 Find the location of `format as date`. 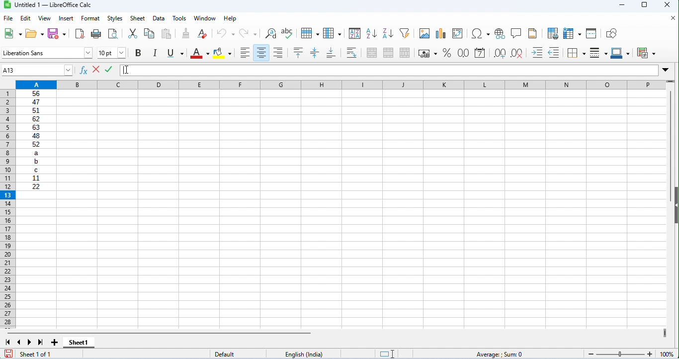

format as date is located at coordinates (480, 53).